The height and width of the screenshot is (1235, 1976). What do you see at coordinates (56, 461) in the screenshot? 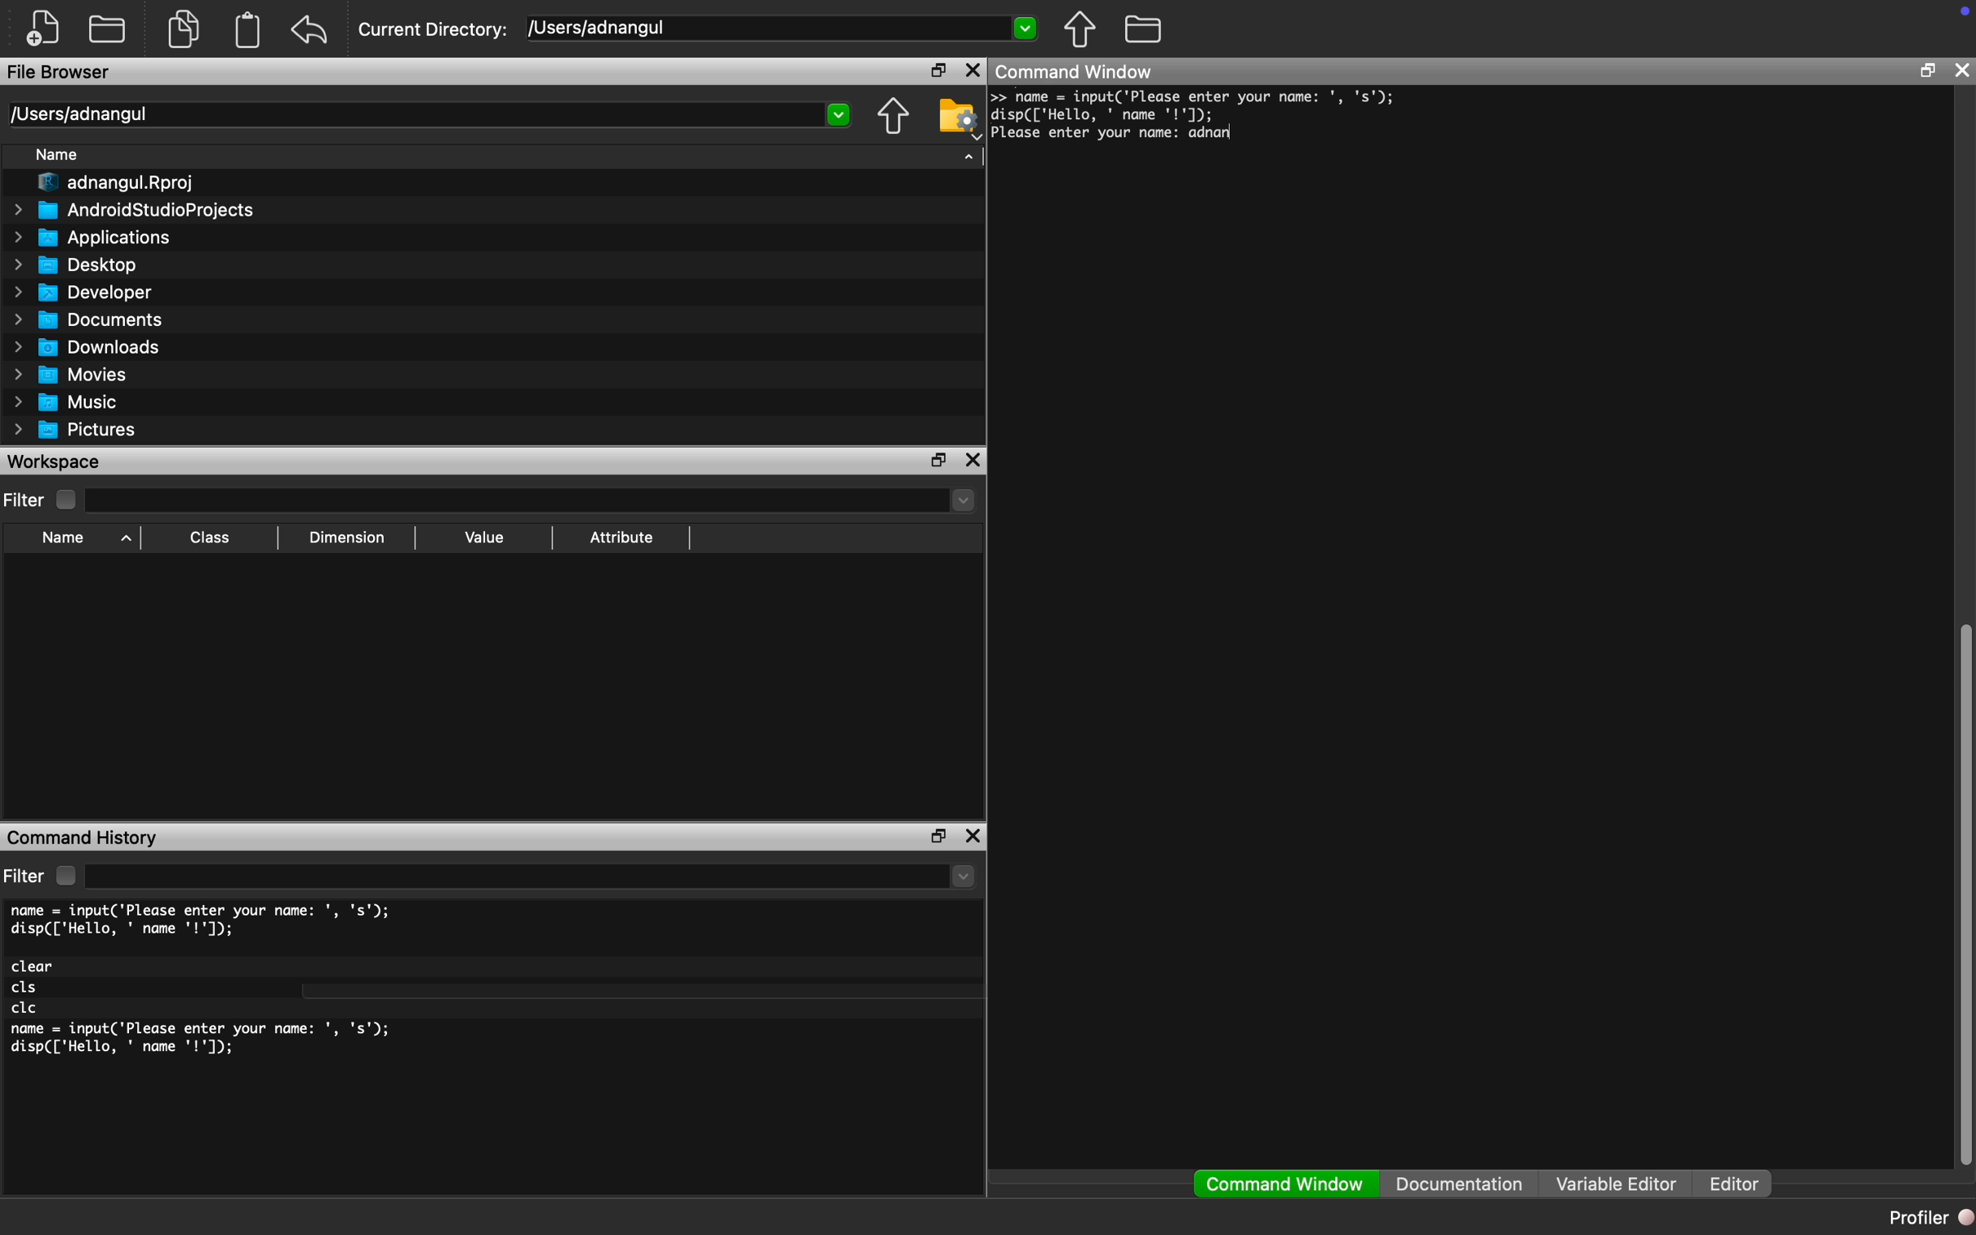
I see `Workplace` at bounding box center [56, 461].